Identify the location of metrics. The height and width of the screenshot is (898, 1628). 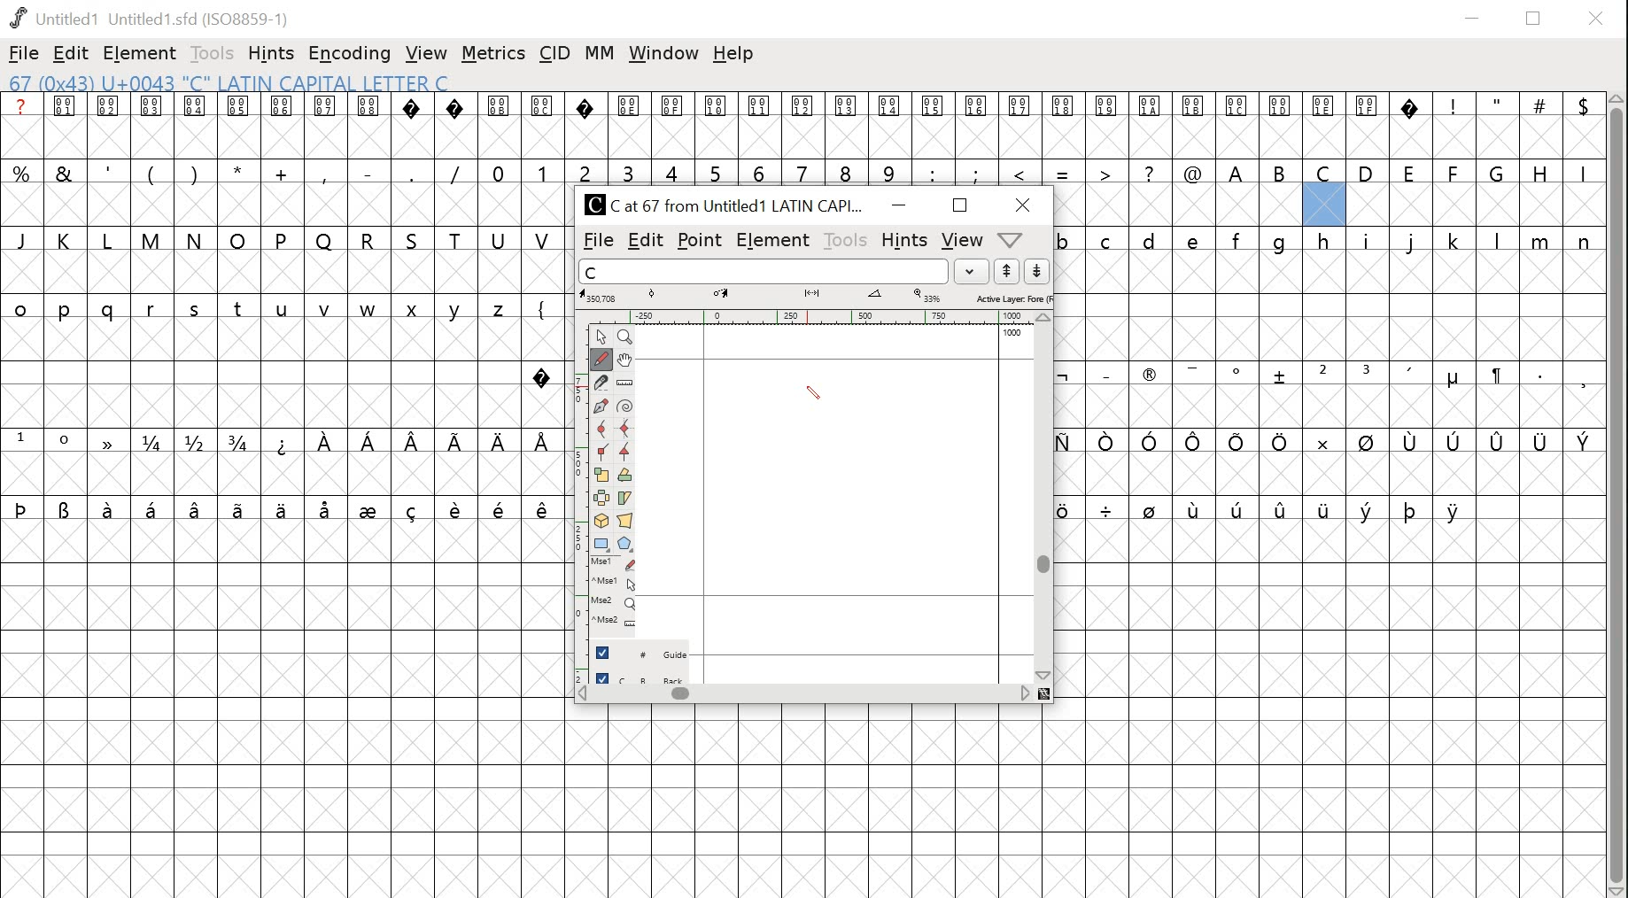
(492, 53).